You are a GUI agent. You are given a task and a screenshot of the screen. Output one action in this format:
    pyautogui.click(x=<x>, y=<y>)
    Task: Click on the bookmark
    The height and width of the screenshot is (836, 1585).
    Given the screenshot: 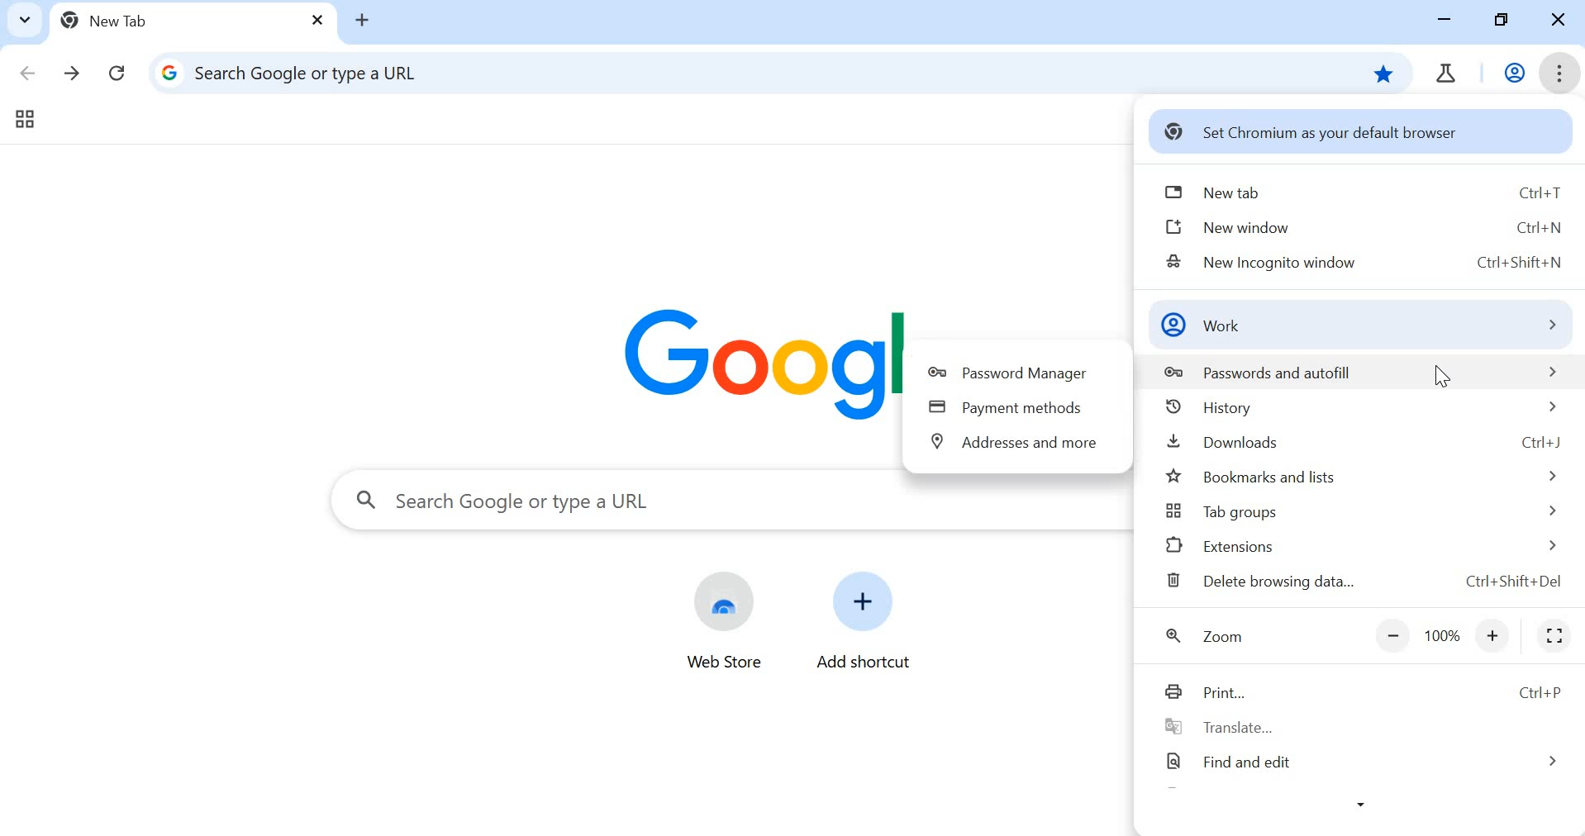 What is the action you would take?
    pyautogui.click(x=1384, y=73)
    